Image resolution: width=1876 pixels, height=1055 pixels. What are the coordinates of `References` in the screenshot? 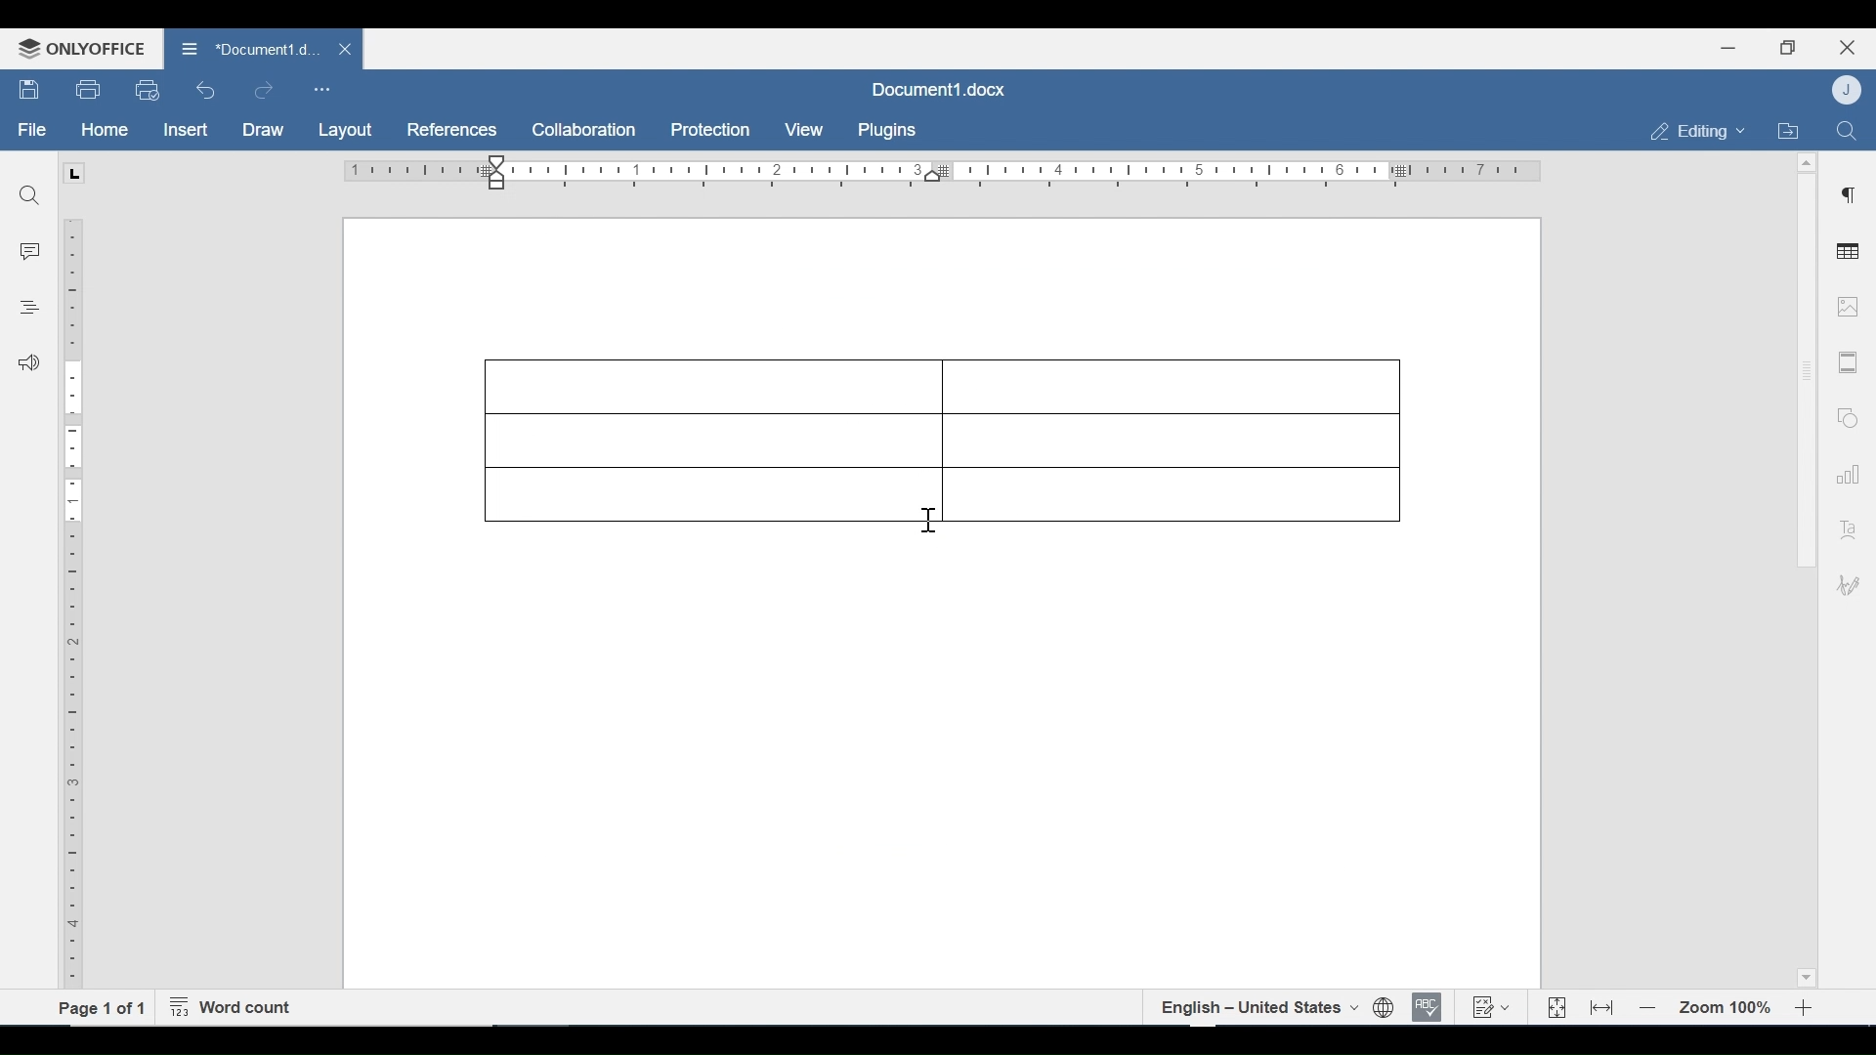 It's located at (449, 130).